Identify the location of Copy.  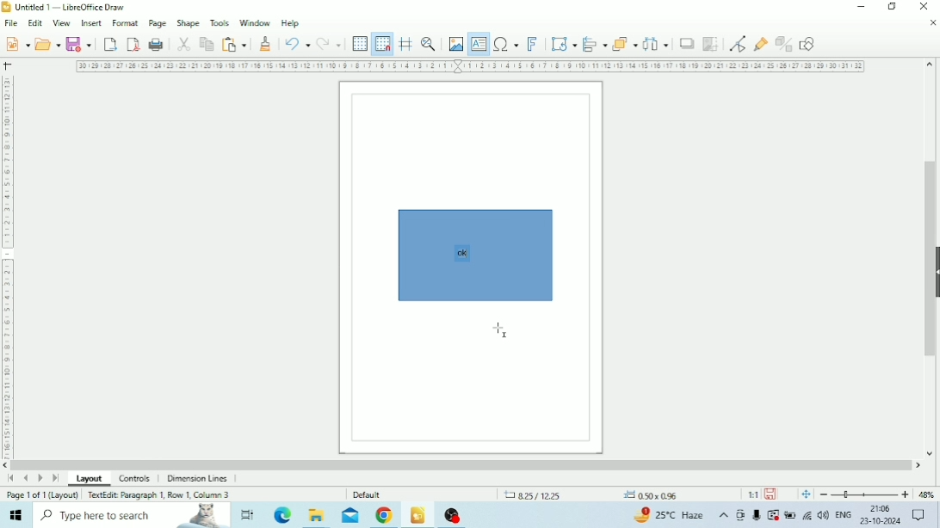
(207, 44).